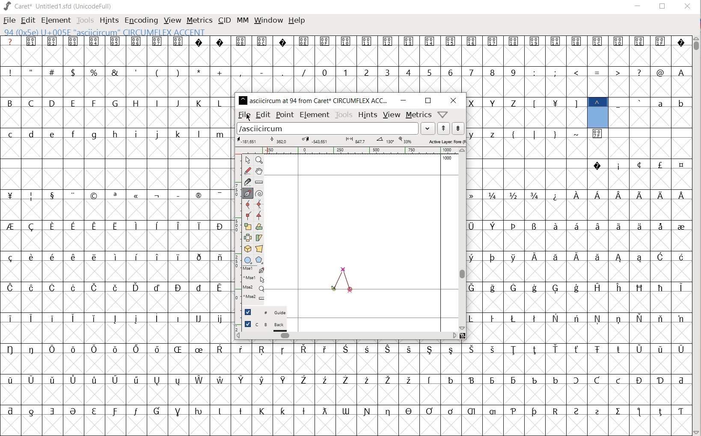 This screenshot has width=701, height=436. What do you see at coordinates (135, 32) in the screenshot?
I see `94 0xSe U+00SE "asciicircum CIRCUMFLEX ACCENT` at bounding box center [135, 32].